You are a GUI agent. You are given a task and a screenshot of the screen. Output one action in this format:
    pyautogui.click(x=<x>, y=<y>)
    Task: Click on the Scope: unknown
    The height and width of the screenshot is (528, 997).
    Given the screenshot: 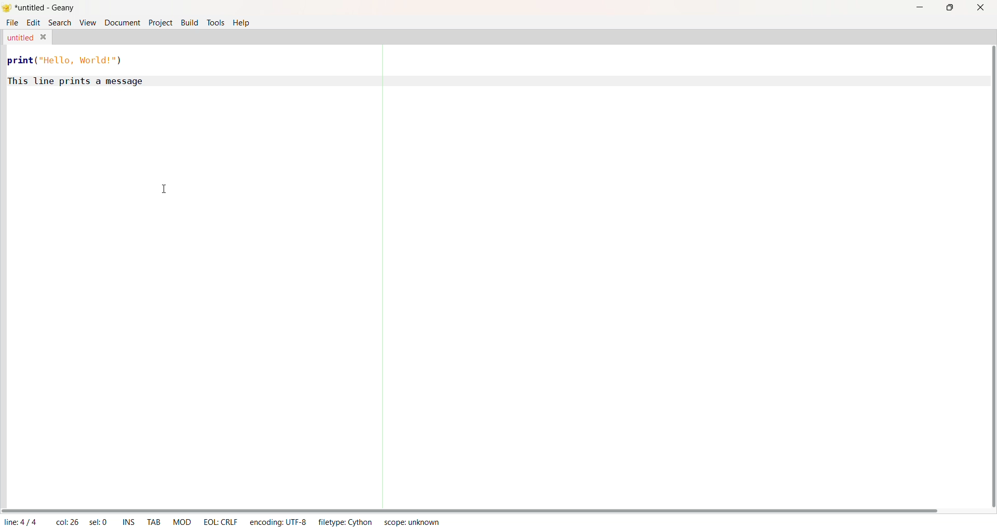 What is the action you would take?
    pyautogui.click(x=412, y=522)
    